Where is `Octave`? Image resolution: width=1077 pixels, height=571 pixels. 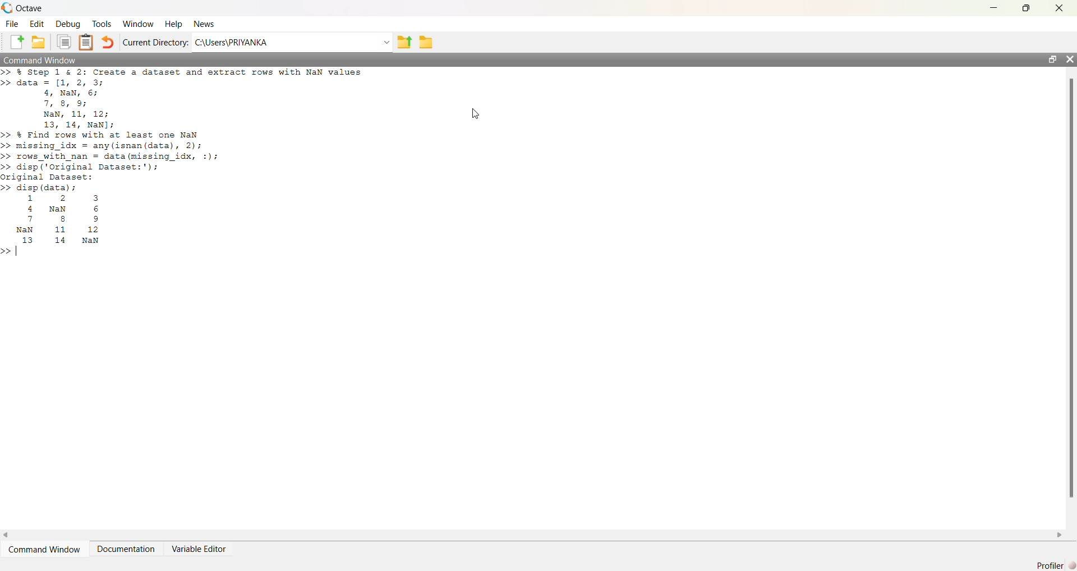 Octave is located at coordinates (29, 8).